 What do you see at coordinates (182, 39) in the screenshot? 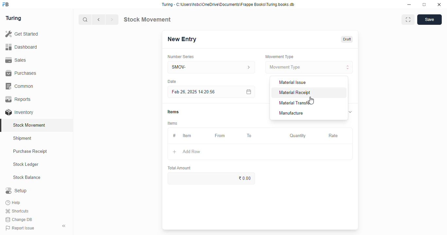
I see `new entry` at bounding box center [182, 39].